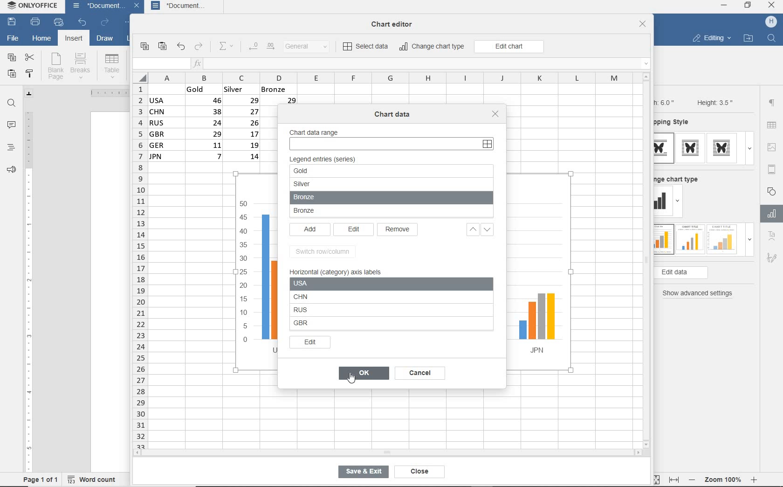  I want to click on close, so click(417, 472).